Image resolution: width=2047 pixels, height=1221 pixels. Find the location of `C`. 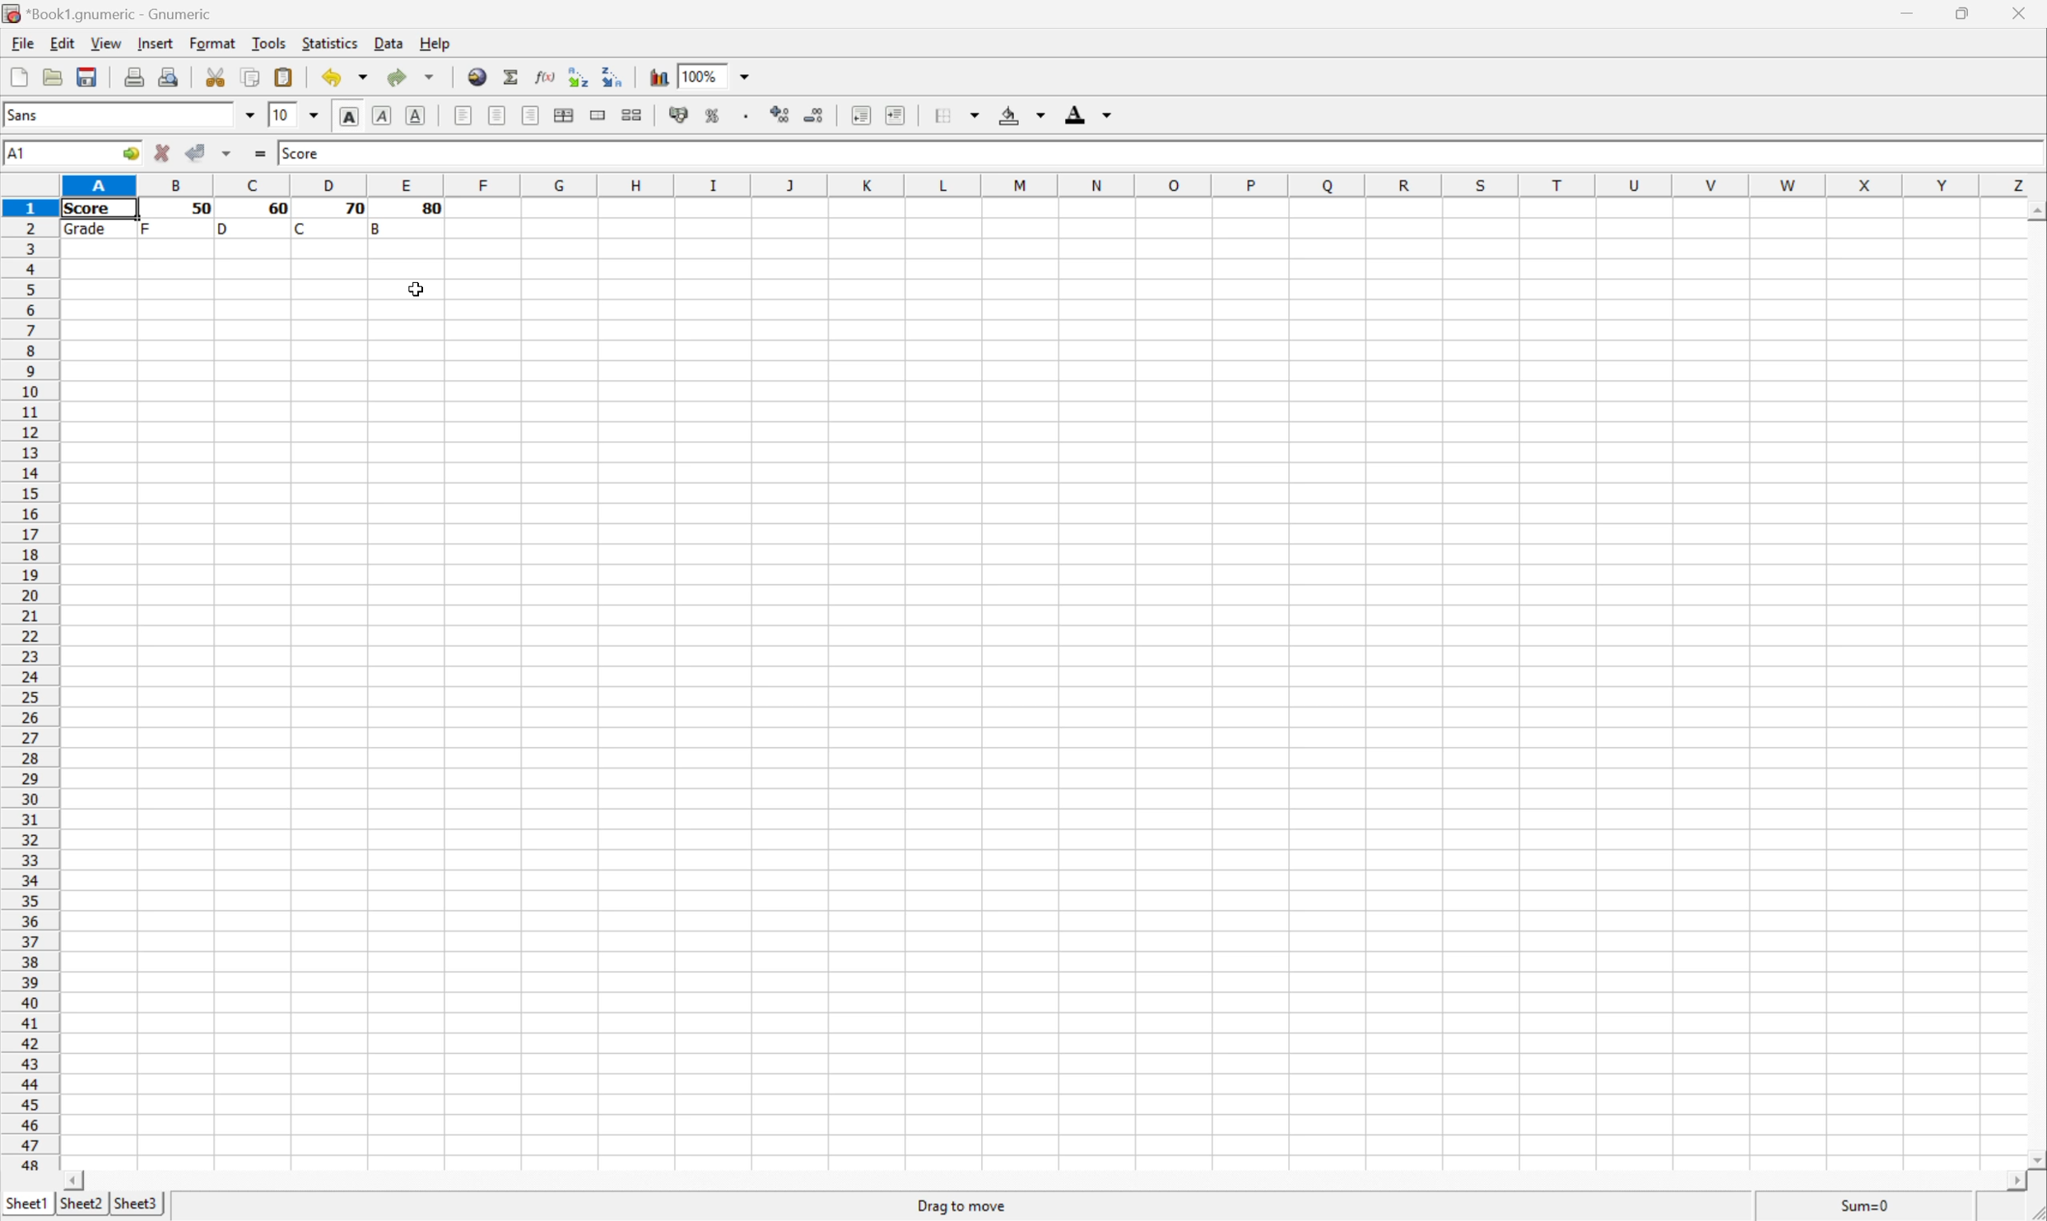

C is located at coordinates (302, 228).